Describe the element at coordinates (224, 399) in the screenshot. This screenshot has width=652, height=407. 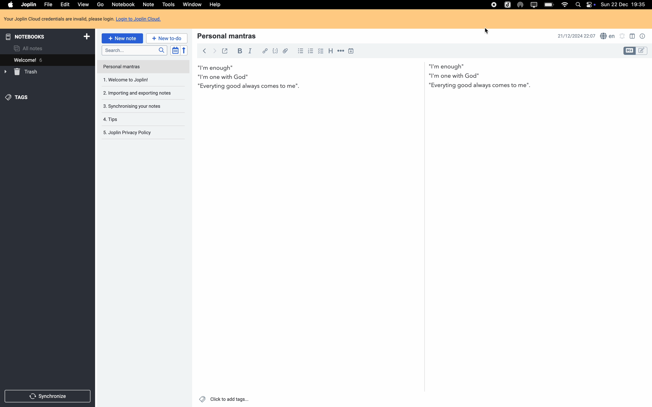
I see `click to add tags` at that location.